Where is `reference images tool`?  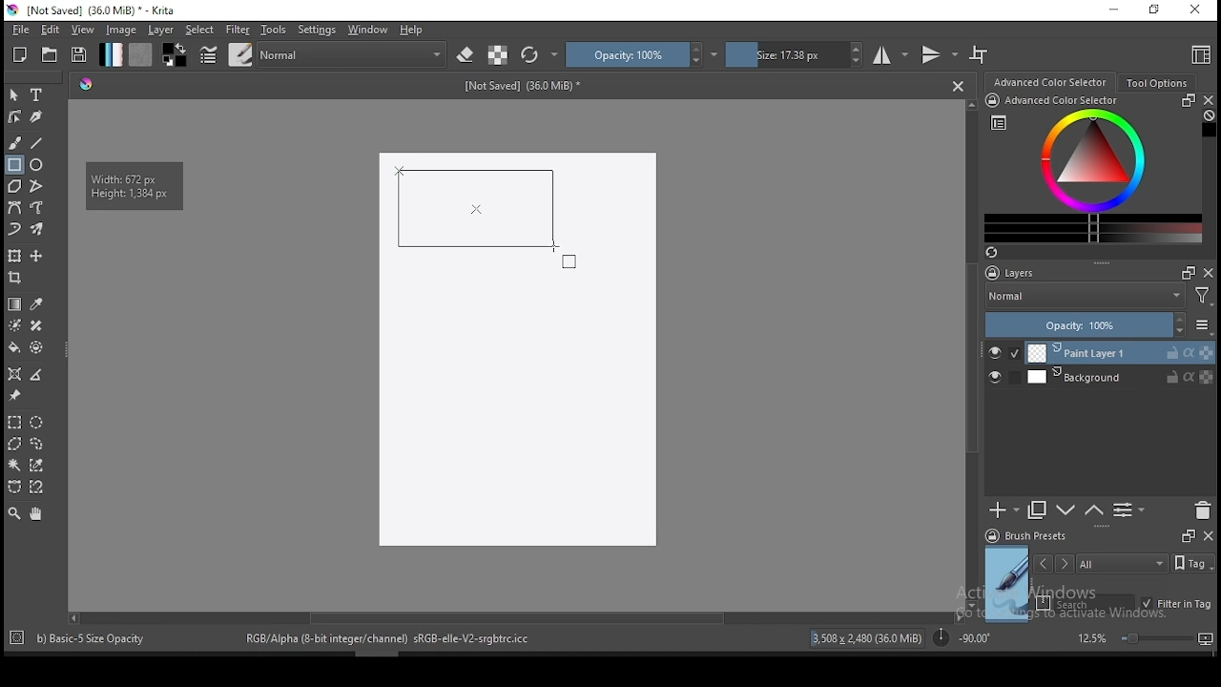
reference images tool is located at coordinates (13, 396).